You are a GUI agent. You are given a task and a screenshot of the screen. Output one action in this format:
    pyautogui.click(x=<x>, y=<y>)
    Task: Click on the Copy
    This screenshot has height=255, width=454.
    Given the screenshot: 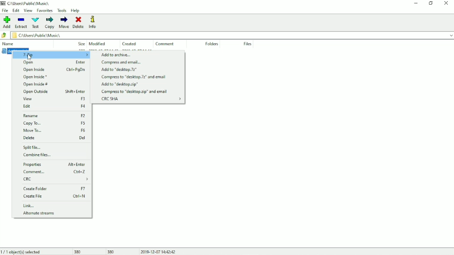 What is the action you would take?
    pyautogui.click(x=50, y=23)
    